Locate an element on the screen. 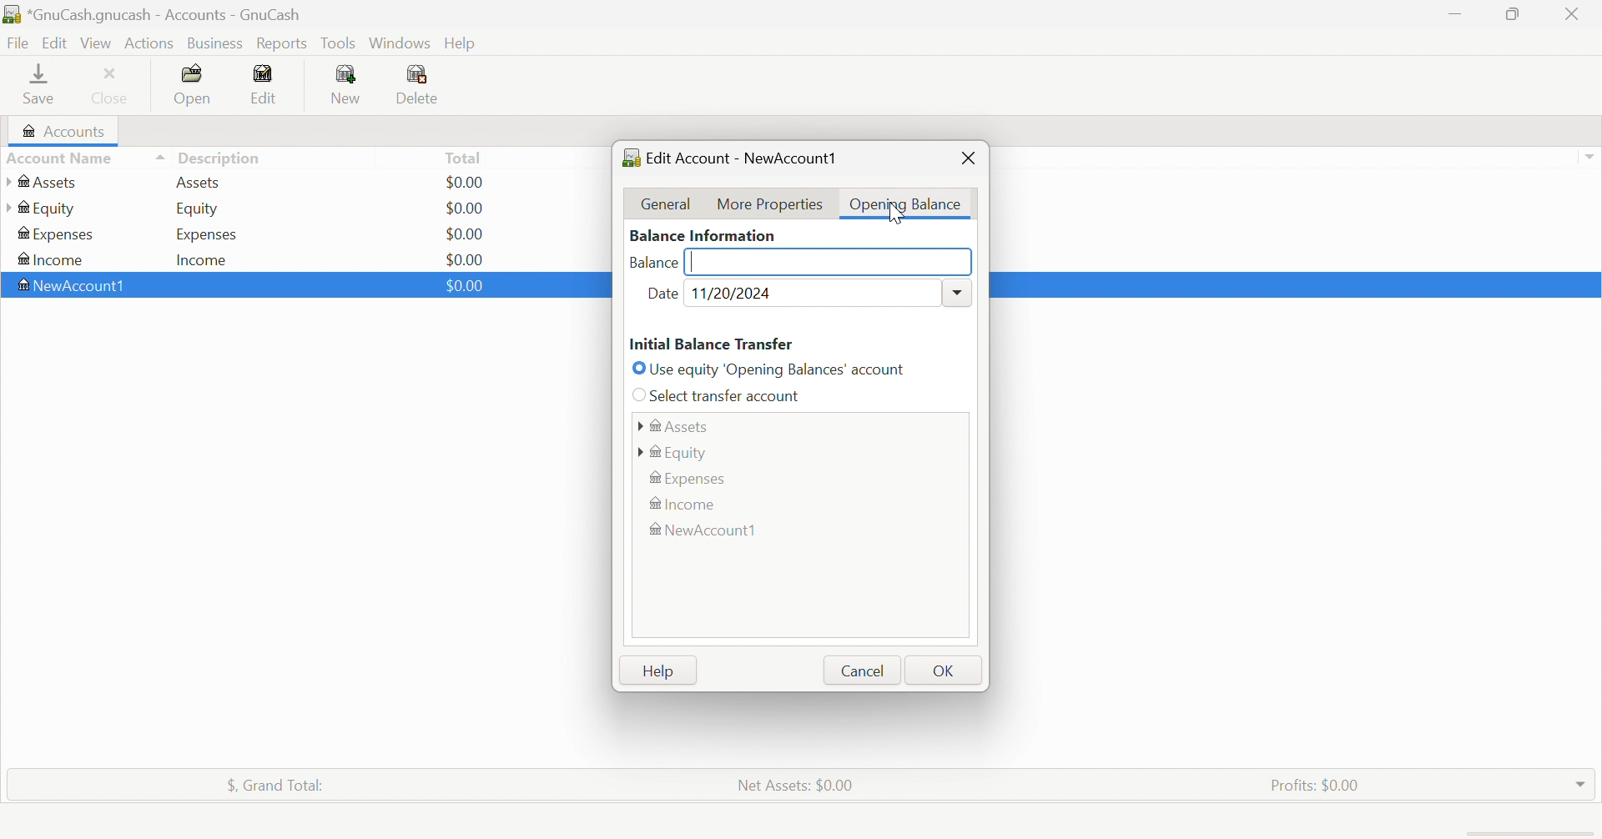 This screenshot has height=839, width=1602. Close is located at coordinates (113, 85).